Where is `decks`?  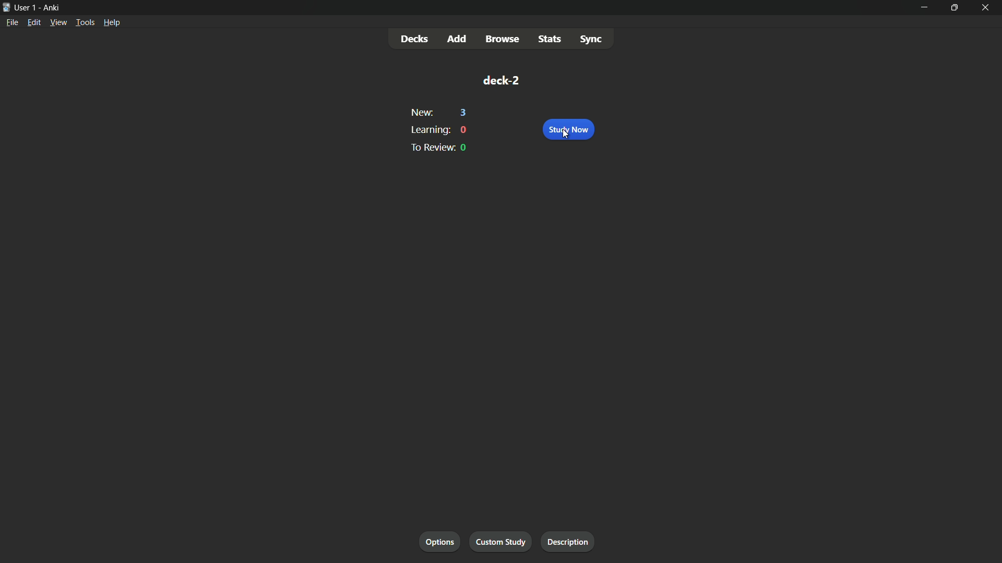
decks is located at coordinates (414, 38).